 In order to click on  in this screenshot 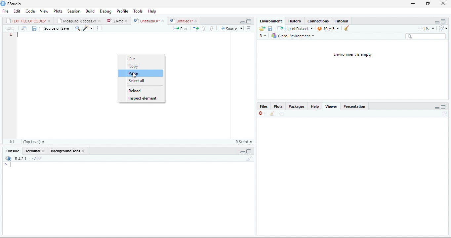, I will do `click(89, 11)`.